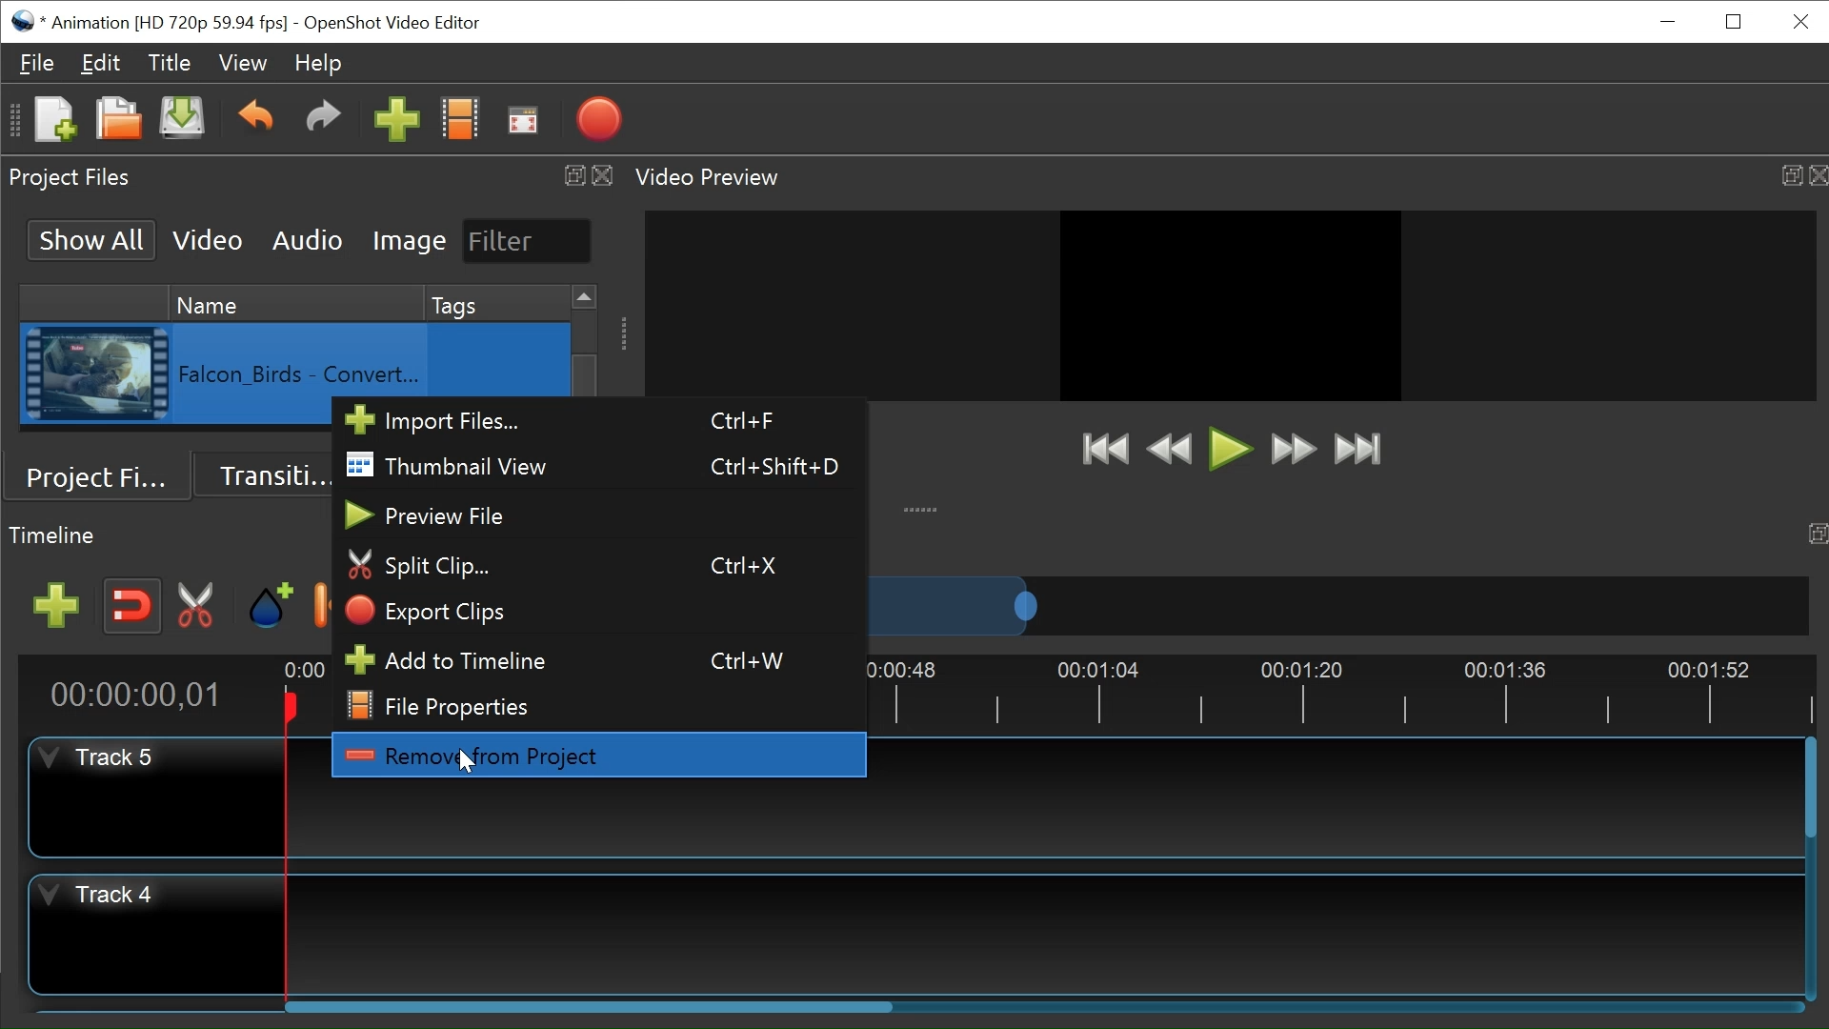 Image resolution: width=1829 pixels, height=1029 pixels. I want to click on Maximize, so click(1791, 175).